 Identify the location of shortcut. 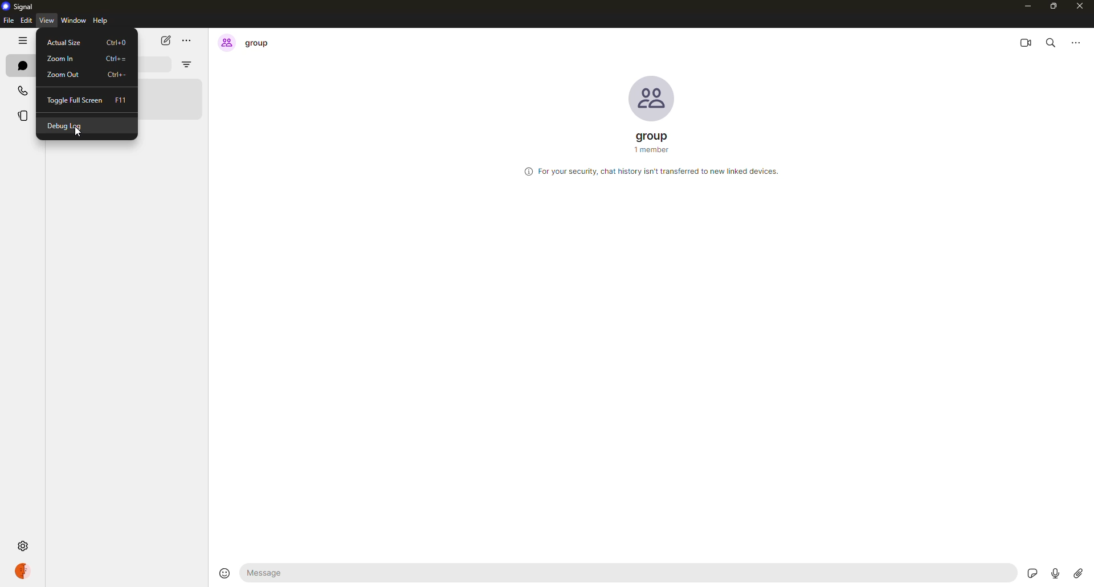
(117, 42).